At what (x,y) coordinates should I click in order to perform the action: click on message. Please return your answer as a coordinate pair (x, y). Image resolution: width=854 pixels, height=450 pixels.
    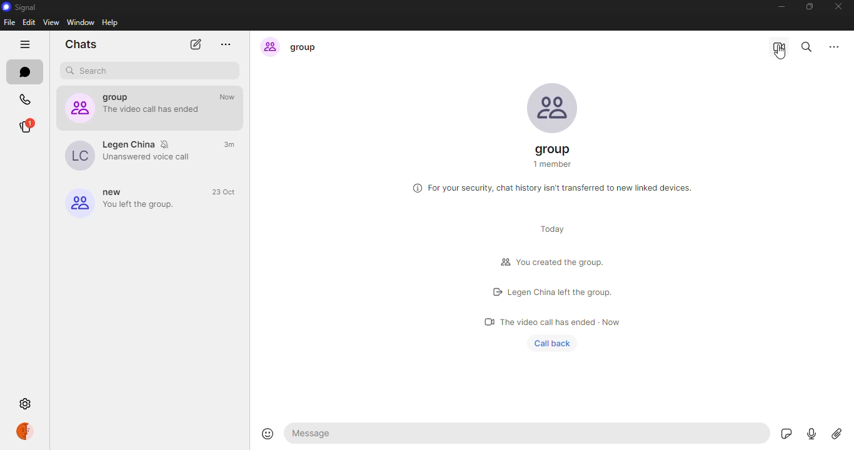
    Looking at the image, I should click on (314, 433).